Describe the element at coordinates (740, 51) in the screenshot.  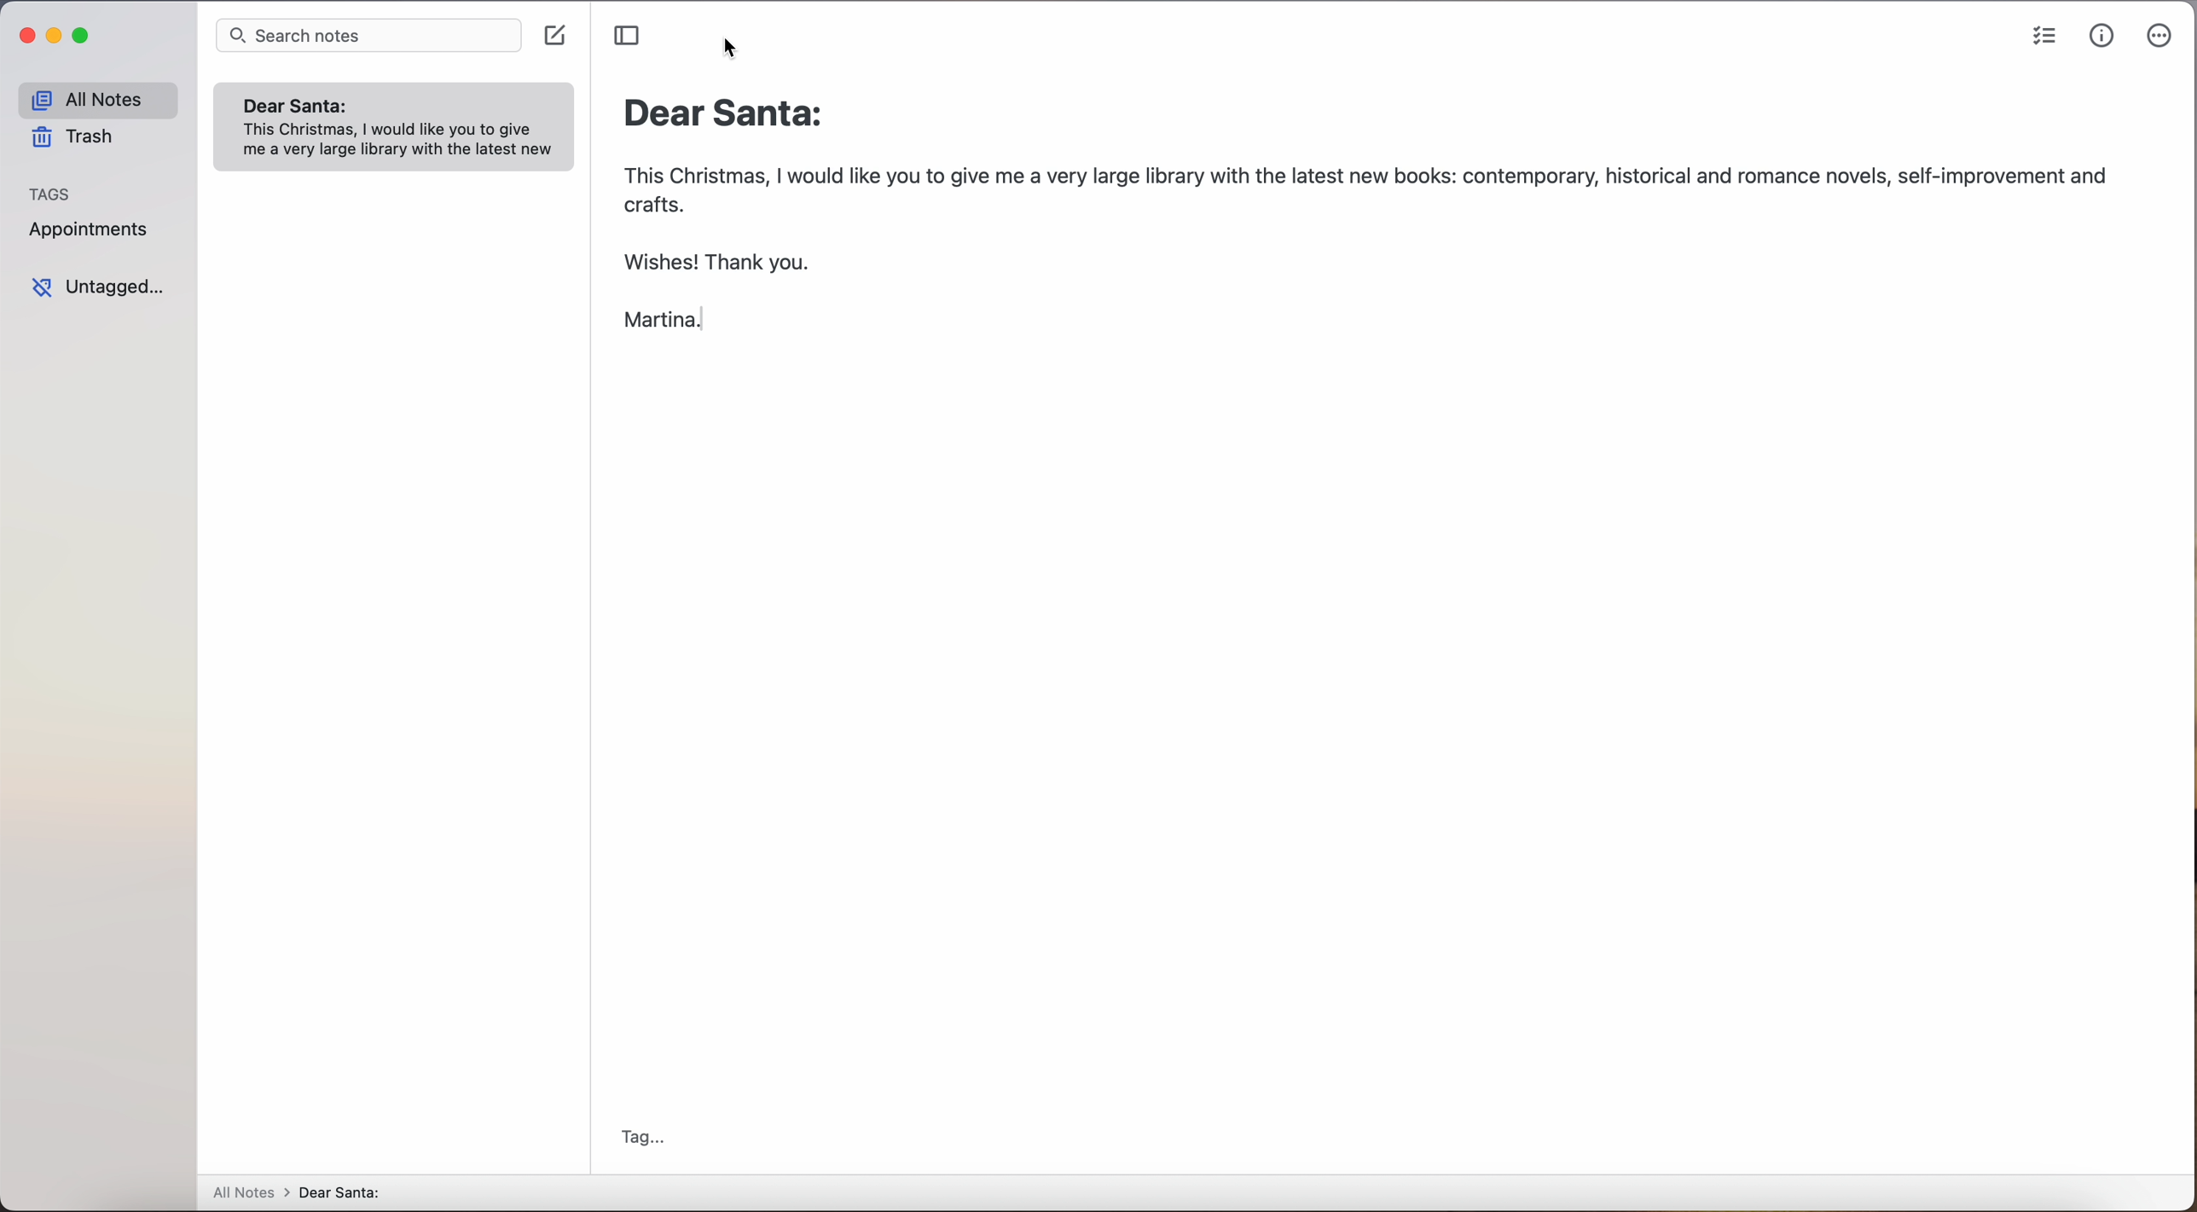
I see `cursor` at that location.